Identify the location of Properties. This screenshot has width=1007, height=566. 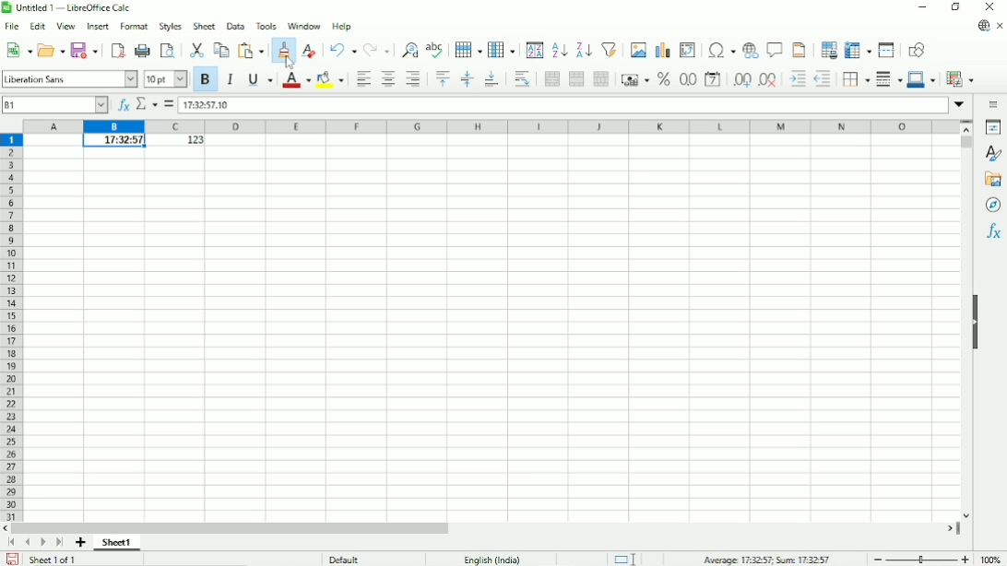
(990, 127).